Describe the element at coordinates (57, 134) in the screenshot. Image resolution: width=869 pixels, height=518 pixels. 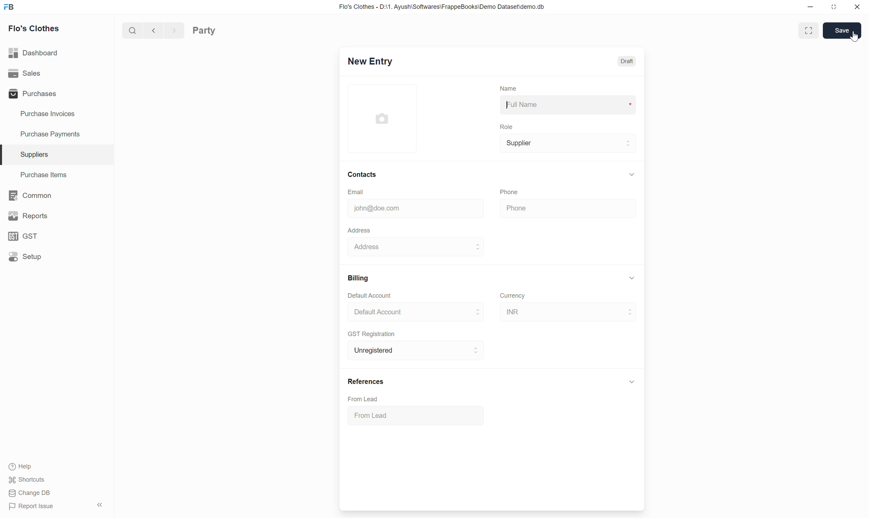
I see `Purchase Payments` at that location.